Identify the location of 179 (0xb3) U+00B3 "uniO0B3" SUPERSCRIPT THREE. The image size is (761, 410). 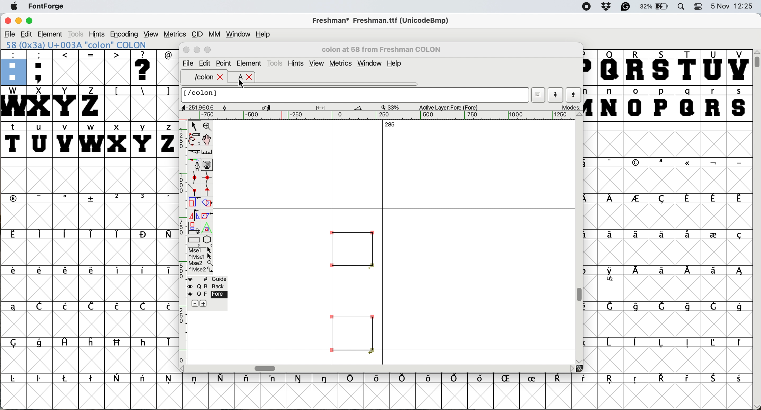
(90, 45).